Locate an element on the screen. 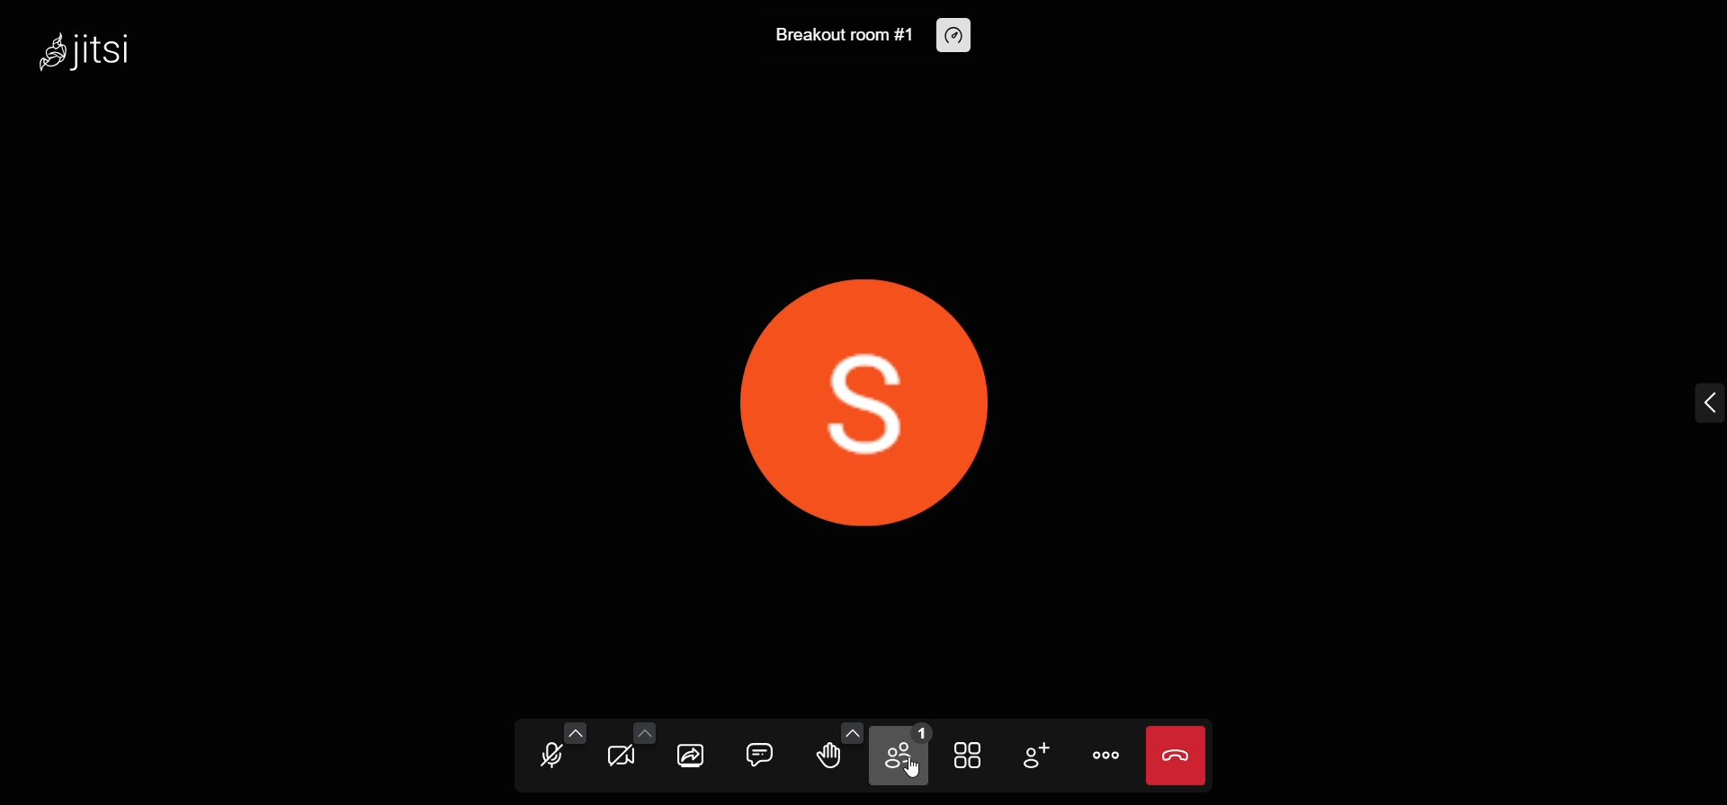  leave call is located at coordinates (1175, 756).